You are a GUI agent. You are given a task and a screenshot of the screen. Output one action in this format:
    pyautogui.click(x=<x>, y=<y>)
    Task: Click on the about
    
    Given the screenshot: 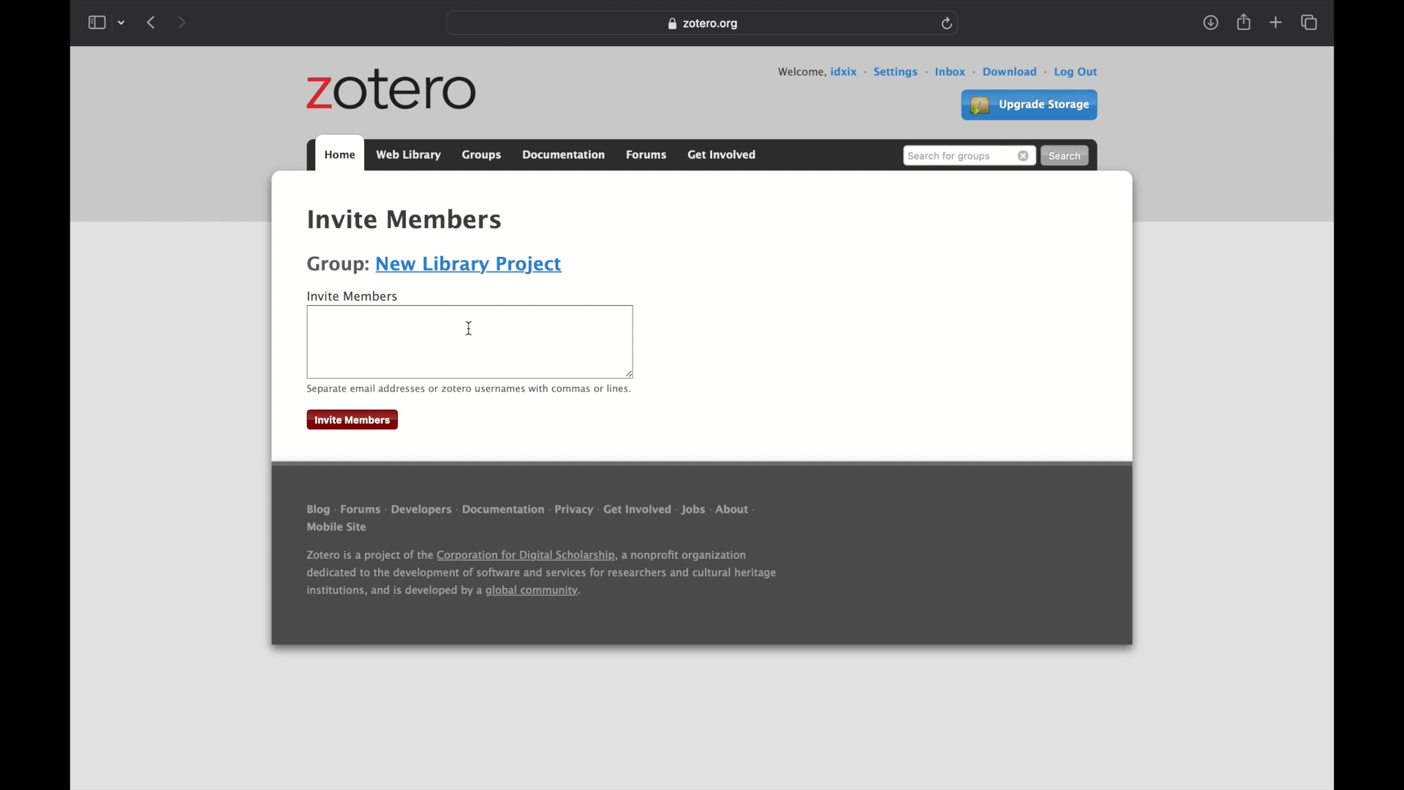 What is the action you would take?
    pyautogui.click(x=736, y=510)
    